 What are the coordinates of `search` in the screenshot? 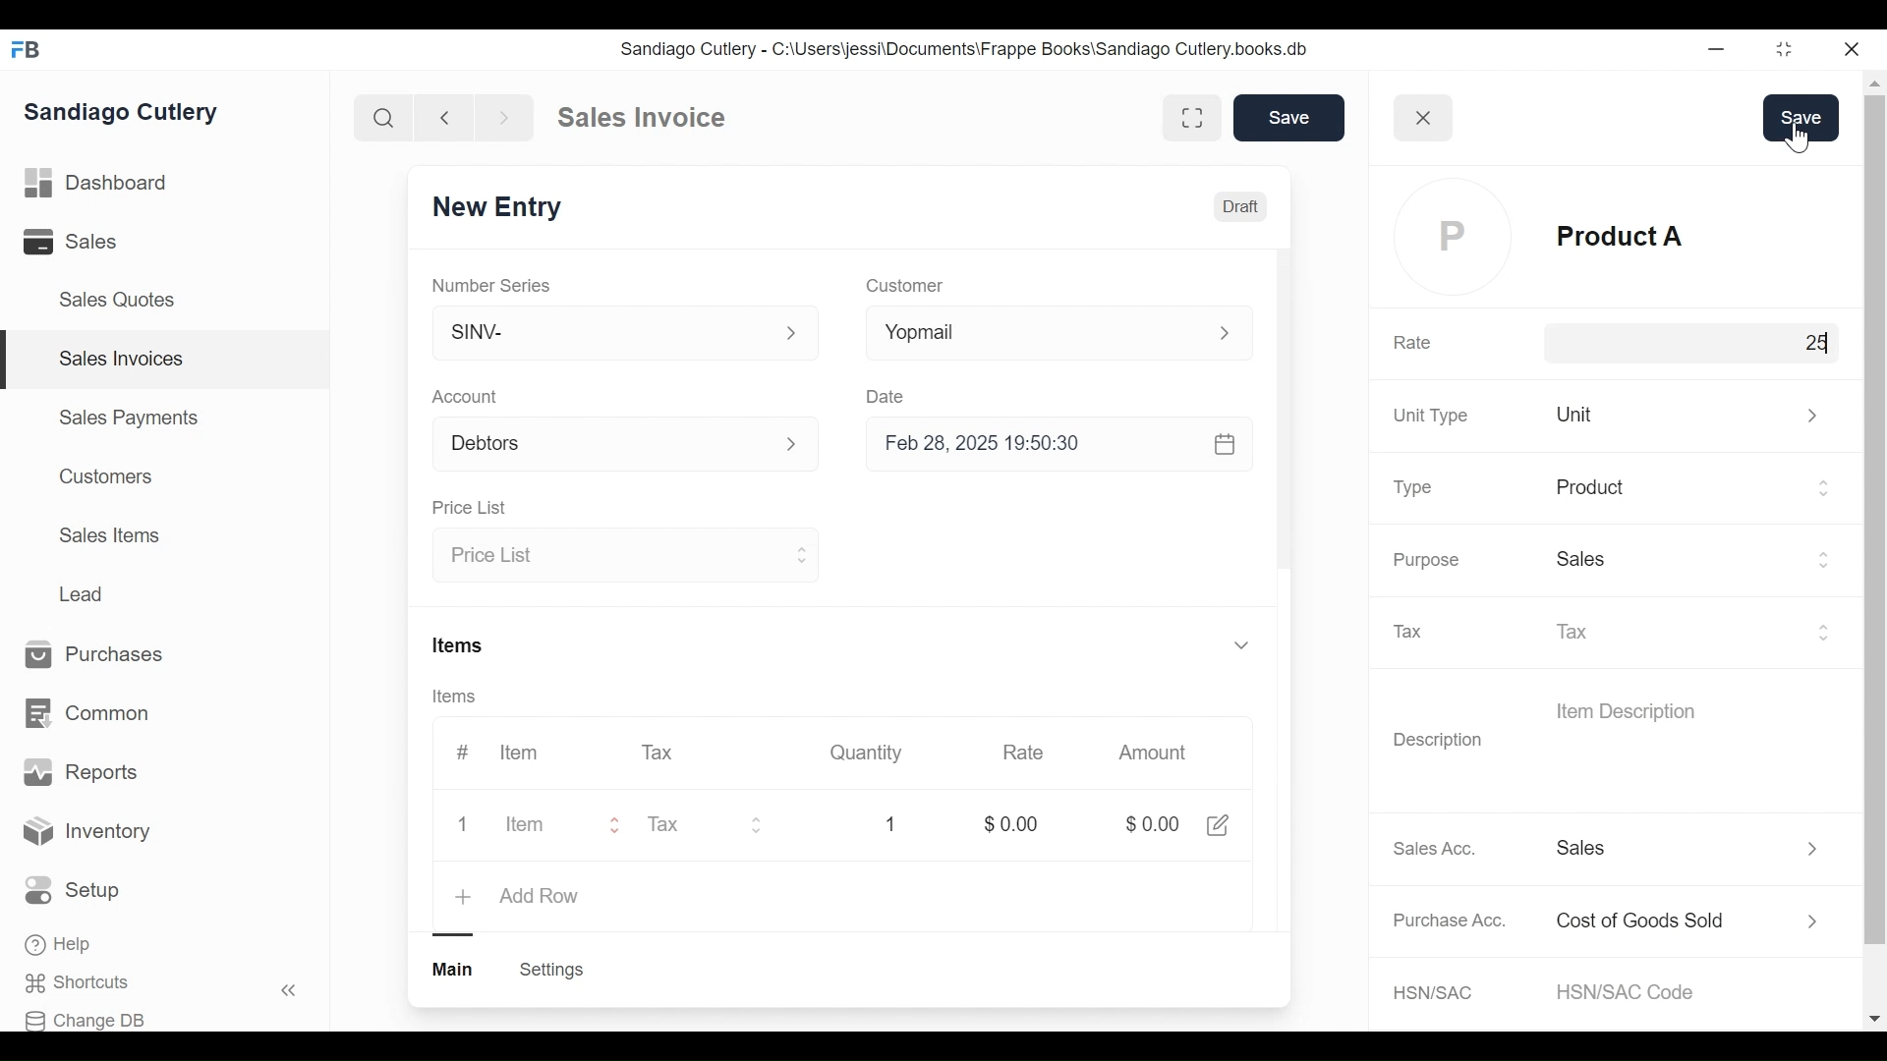 It's located at (384, 119).